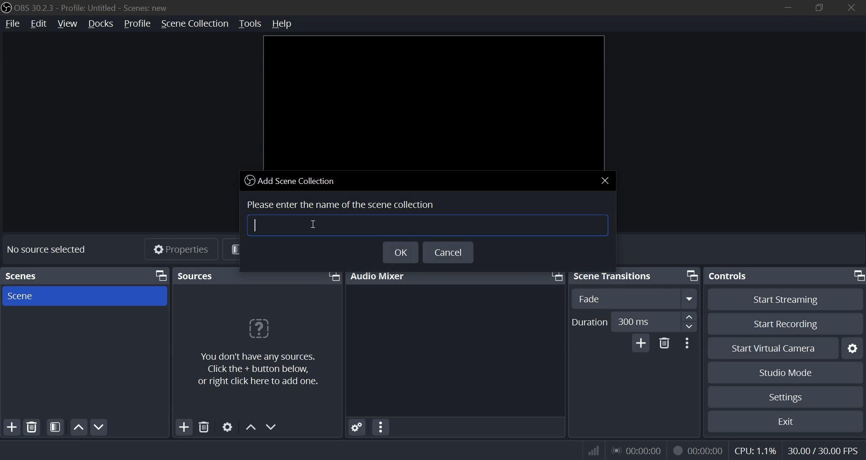 The height and width of the screenshot is (460, 866). What do you see at coordinates (426, 225) in the screenshot?
I see `input name box` at bounding box center [426, 225].